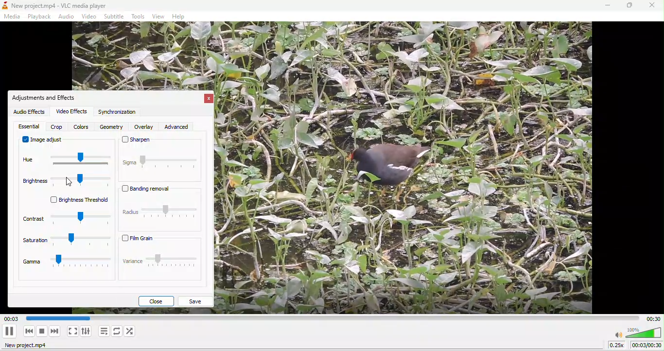  What do you see at coordinates (29, 126) in the screenshot?
I see `equalzer` at bounding box center [29, 126].